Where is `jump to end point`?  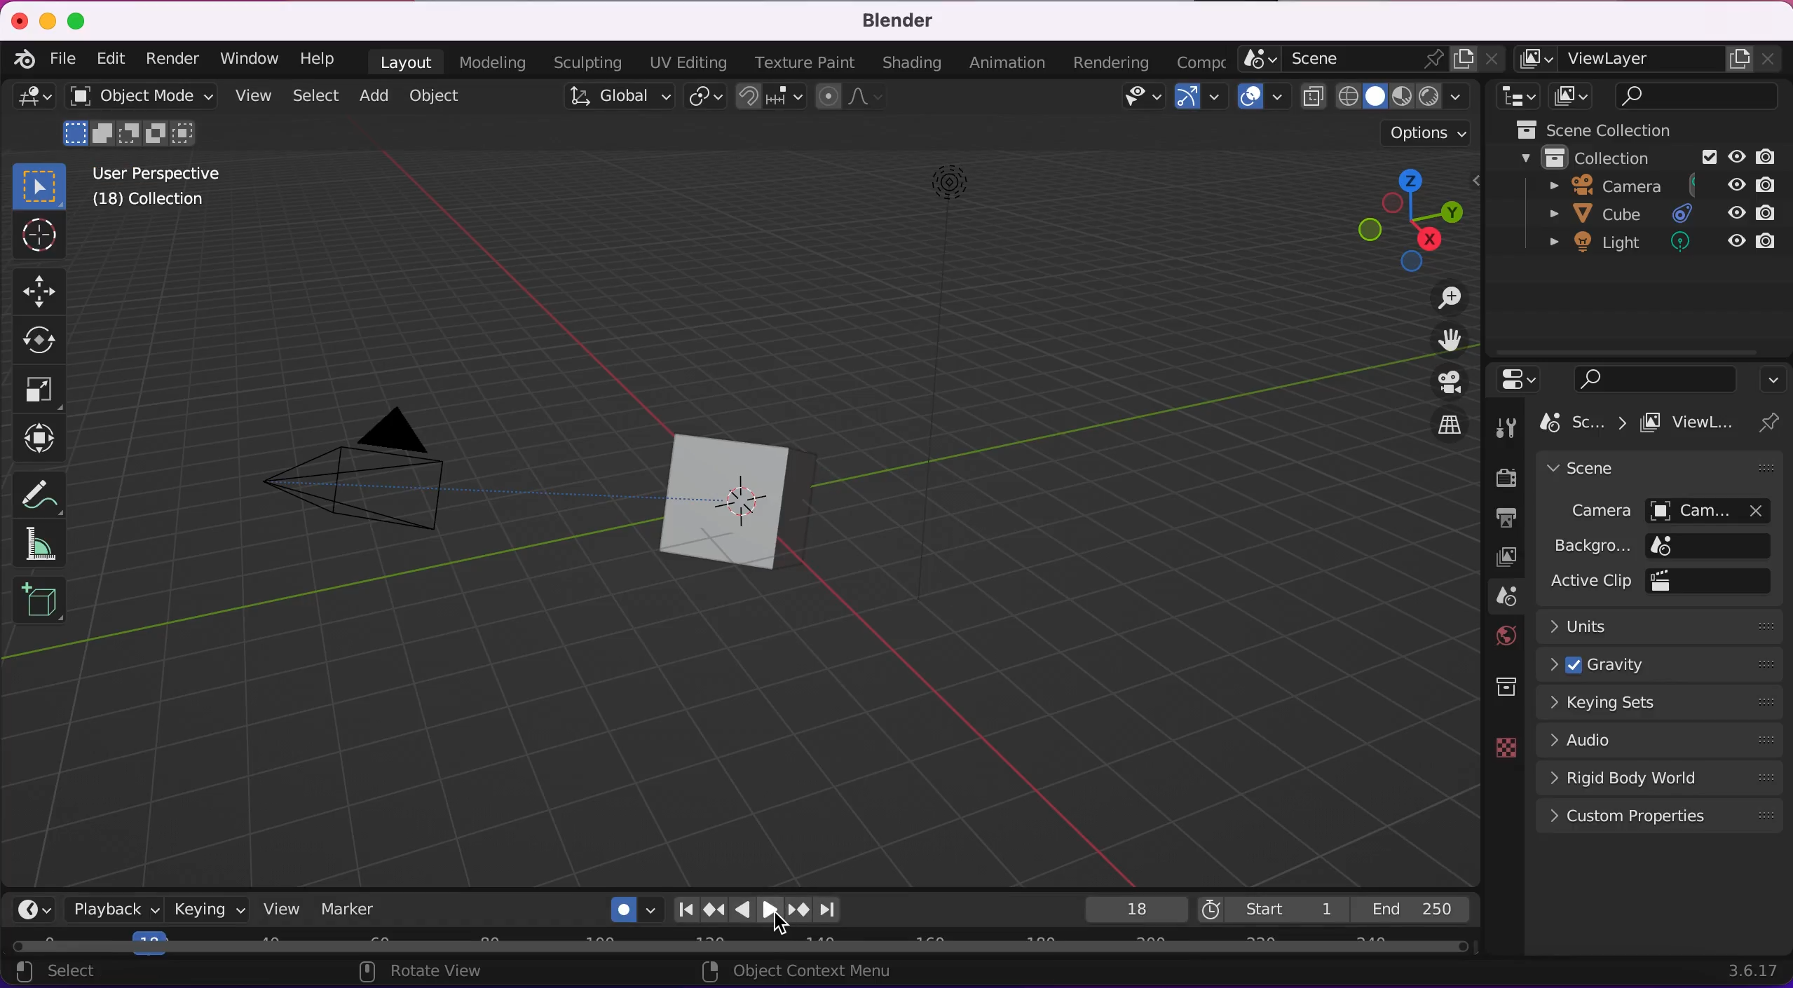 jump to end point is located at coordinates (681, 911).